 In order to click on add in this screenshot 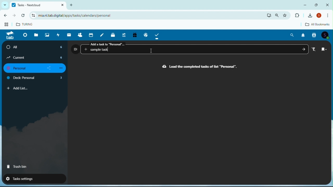, I will do `click(73, 5)`.